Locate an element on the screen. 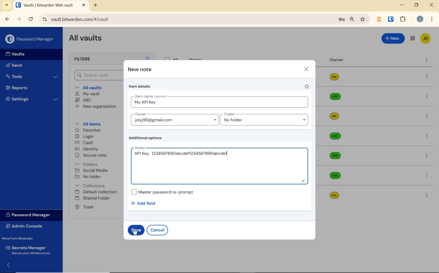 Image resolution: width=439 pixels, height=273 pixels. help is located at coordinates (147, 58).